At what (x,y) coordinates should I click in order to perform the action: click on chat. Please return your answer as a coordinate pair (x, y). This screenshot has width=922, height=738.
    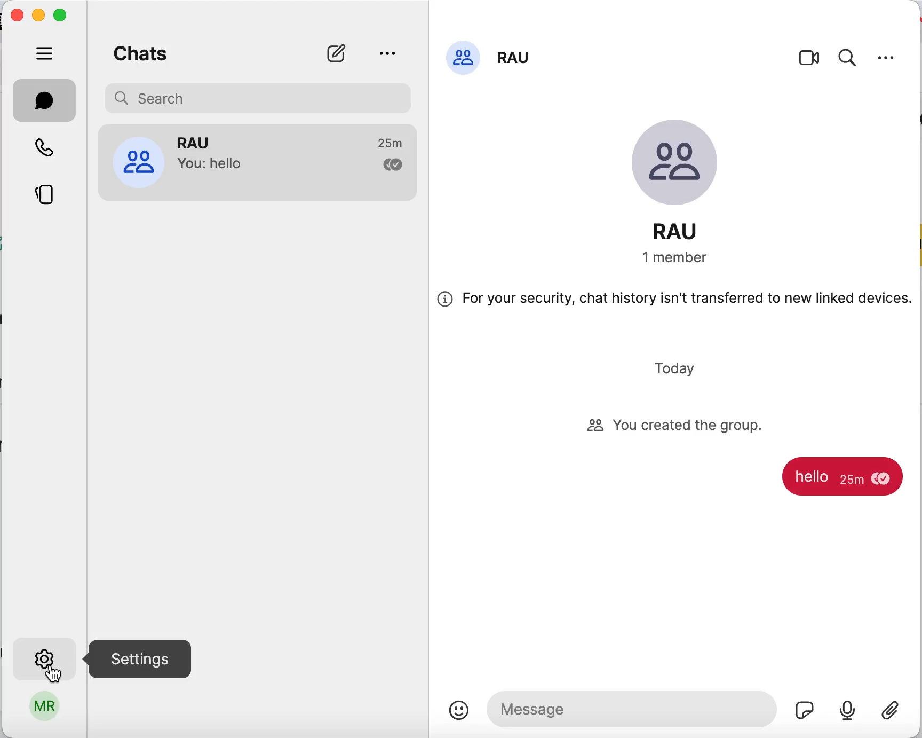
    Looking at the image, I should click on (45, 100).